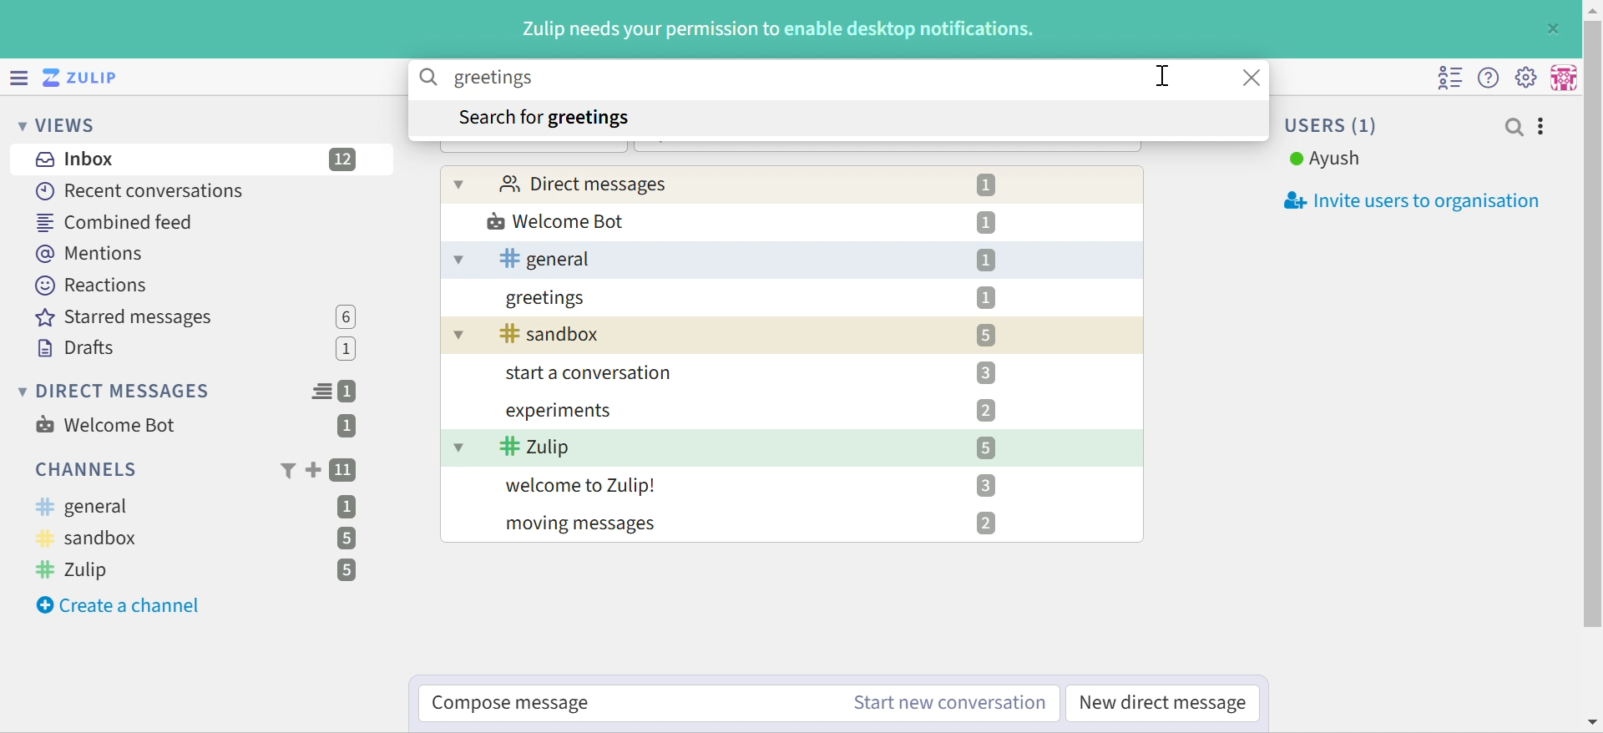 This screenshot has width=1603, height=733. What do you see at coordinates (346, 316) in the screenshot?
I see `6` at bounding box center [346, 316].